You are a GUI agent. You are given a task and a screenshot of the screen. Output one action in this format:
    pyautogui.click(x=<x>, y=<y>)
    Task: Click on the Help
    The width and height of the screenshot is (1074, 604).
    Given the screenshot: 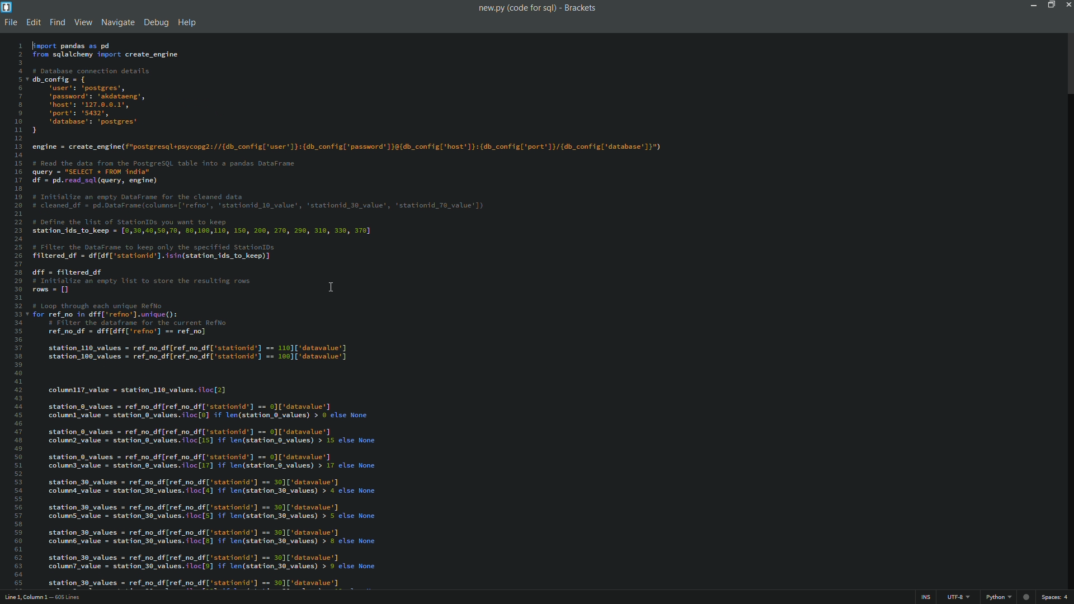 What is the action you would take?
    pyautogui.click(x=186, y=22)
    